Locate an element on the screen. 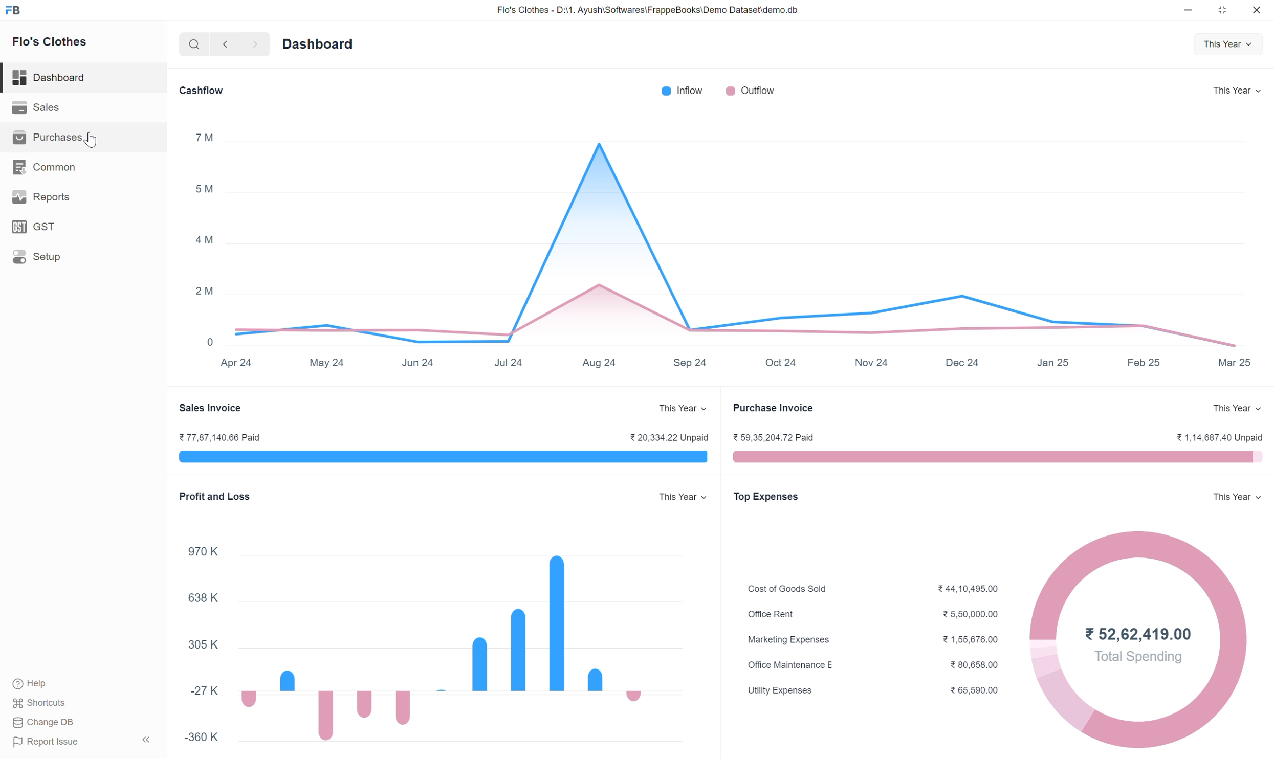 The image size is (1274, 759). -27 K is located at coordinates (205, 691).